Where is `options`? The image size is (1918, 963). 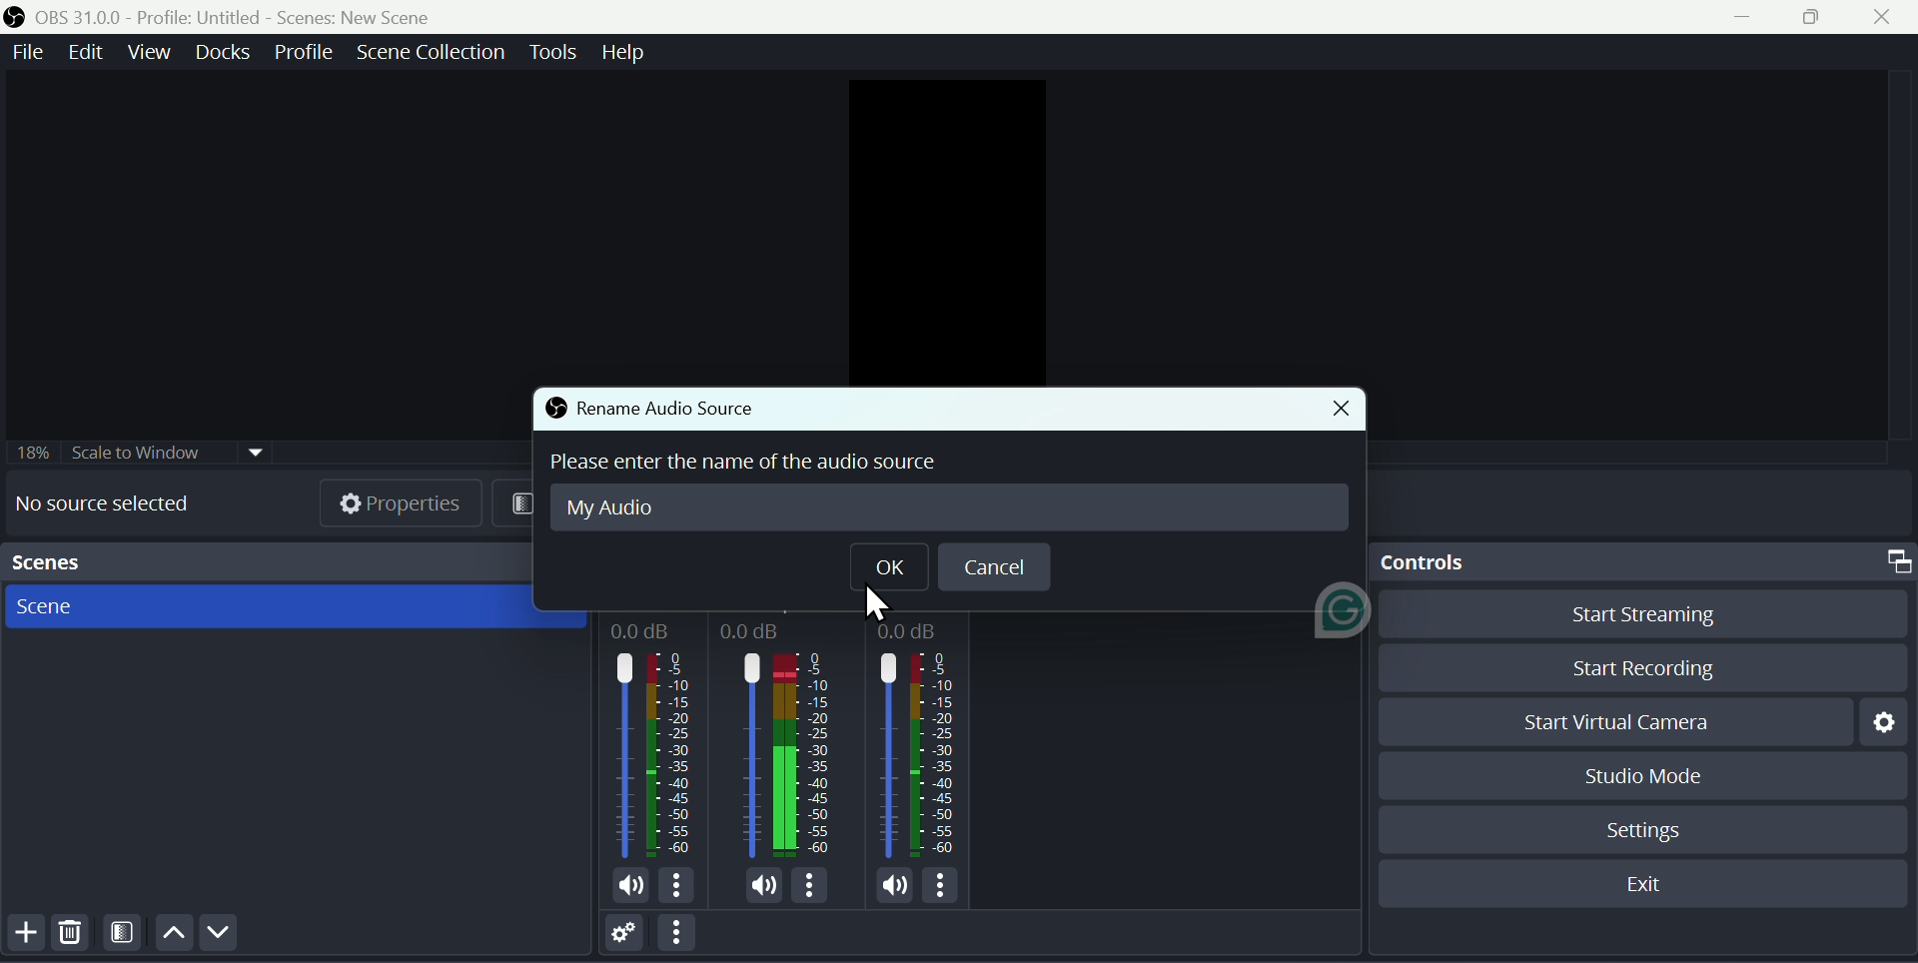 options is located at coordinates (678, 933).